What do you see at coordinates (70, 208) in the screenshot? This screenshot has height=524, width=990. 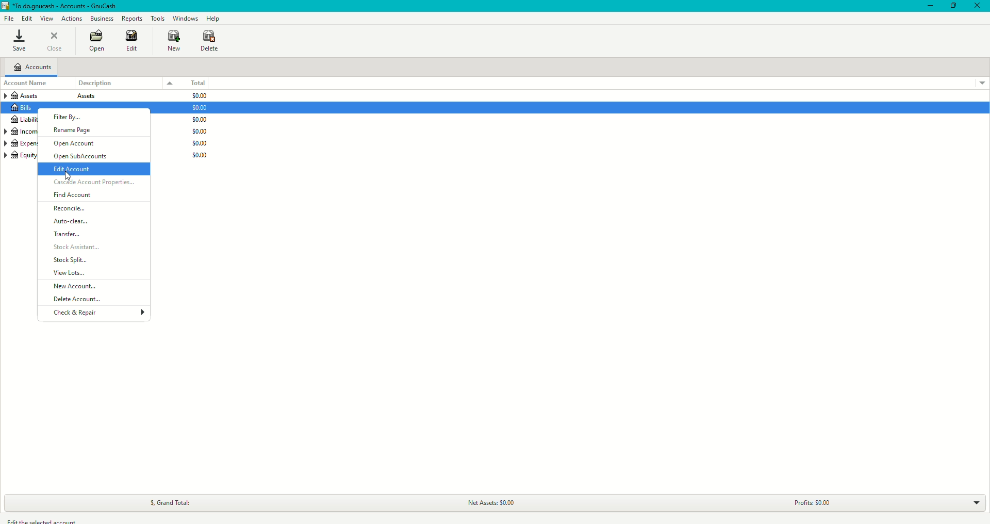 I see `Reconcile` at bounding box center [70, 208].